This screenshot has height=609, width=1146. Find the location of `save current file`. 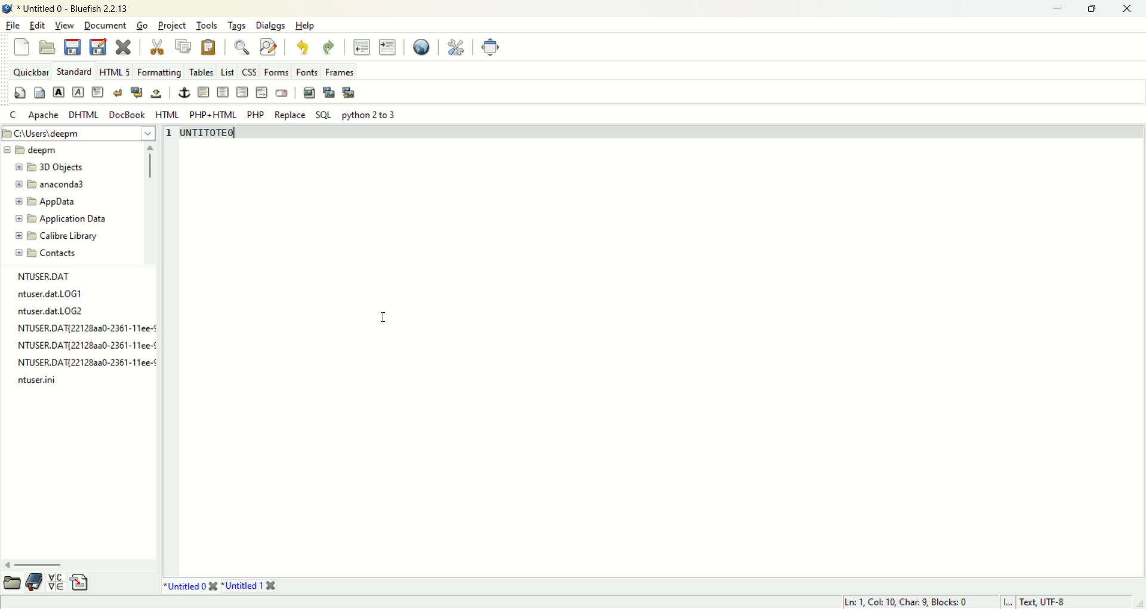

save current file is located at coordinates (72, 47).